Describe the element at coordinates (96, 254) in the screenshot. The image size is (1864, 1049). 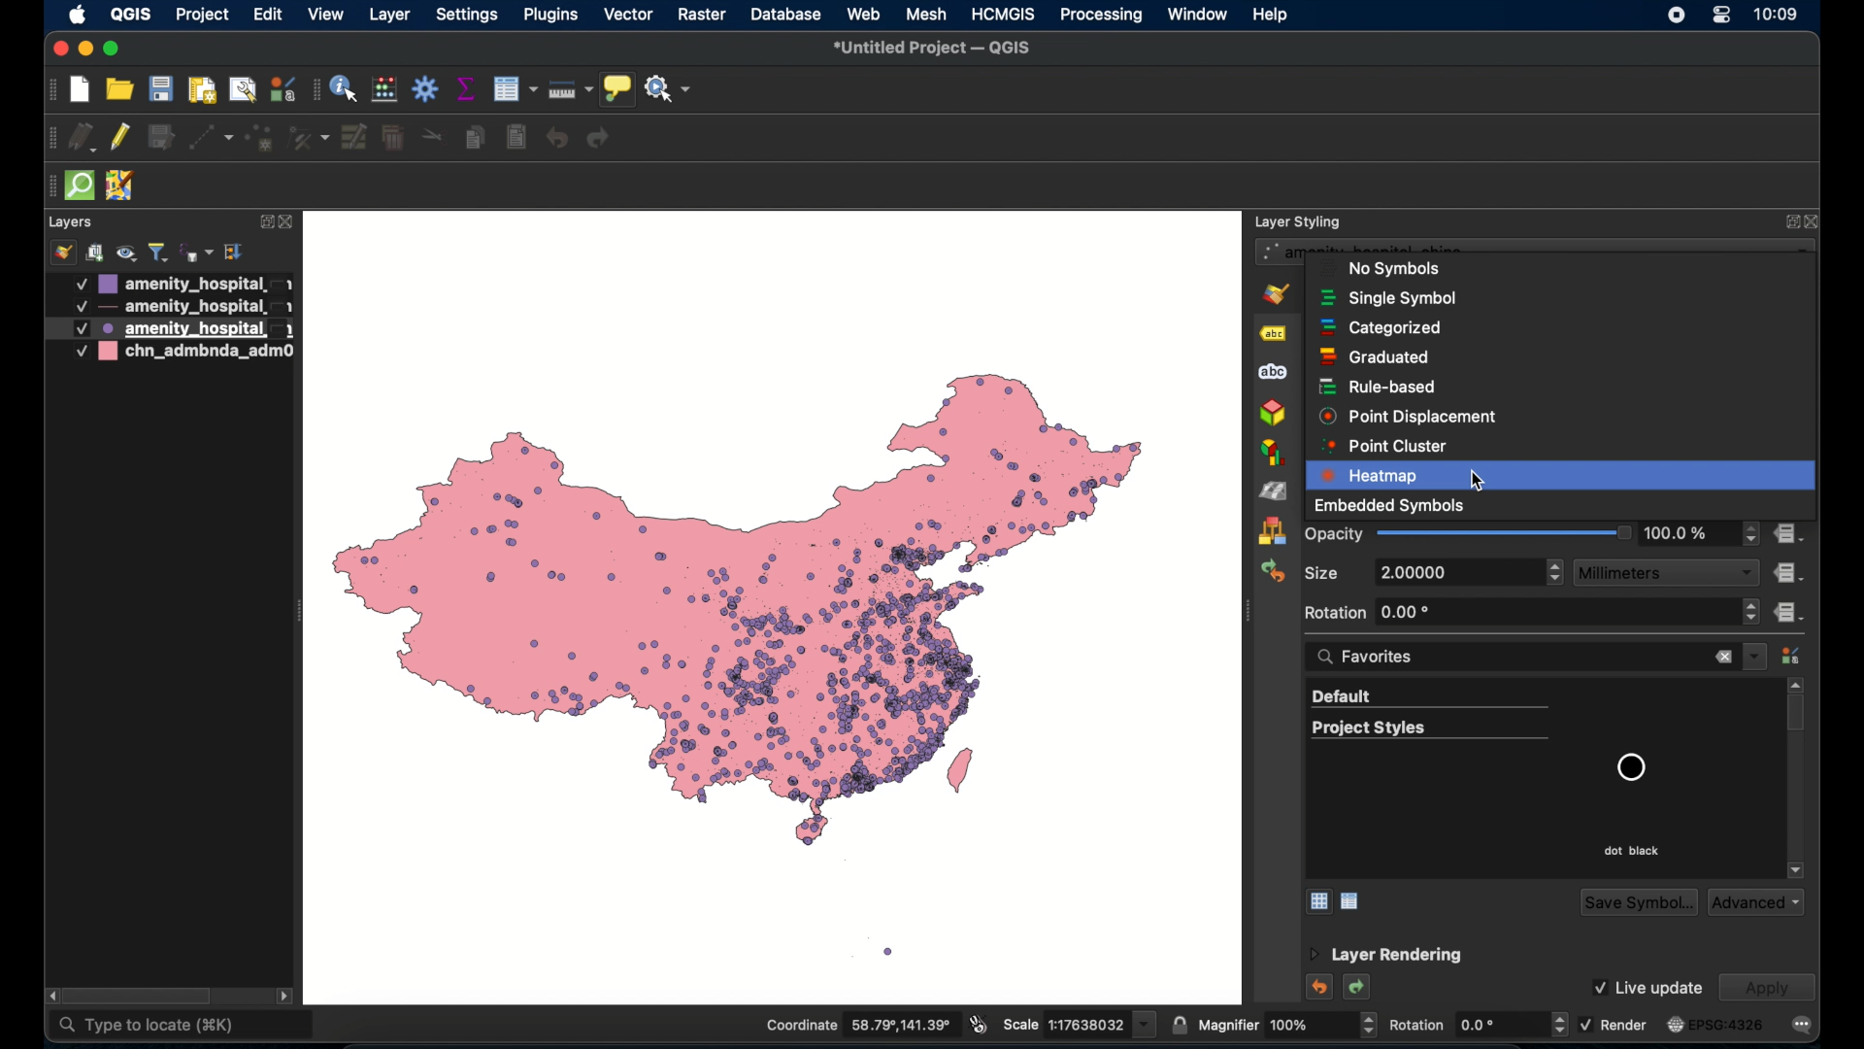
I see `add group` at that location.